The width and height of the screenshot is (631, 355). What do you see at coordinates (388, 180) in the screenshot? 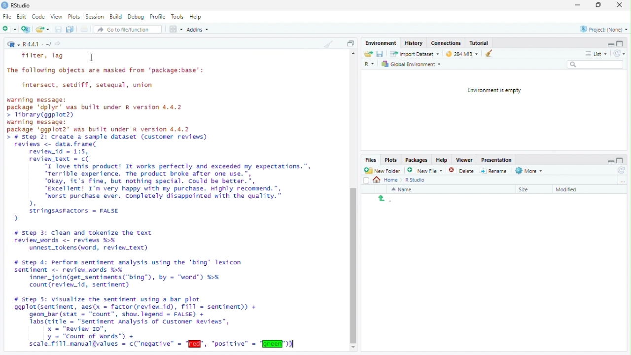
I see `Home` at bounding box center [388, 180].